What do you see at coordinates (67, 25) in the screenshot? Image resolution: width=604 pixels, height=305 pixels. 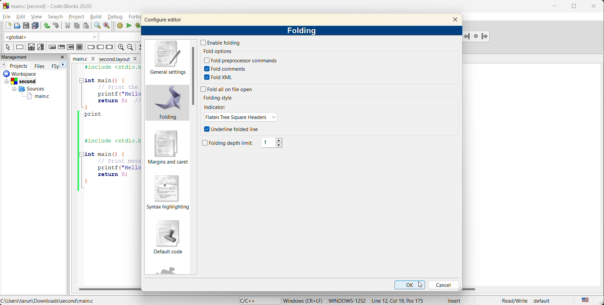 I see `cut` at bounding box center [67, 25].